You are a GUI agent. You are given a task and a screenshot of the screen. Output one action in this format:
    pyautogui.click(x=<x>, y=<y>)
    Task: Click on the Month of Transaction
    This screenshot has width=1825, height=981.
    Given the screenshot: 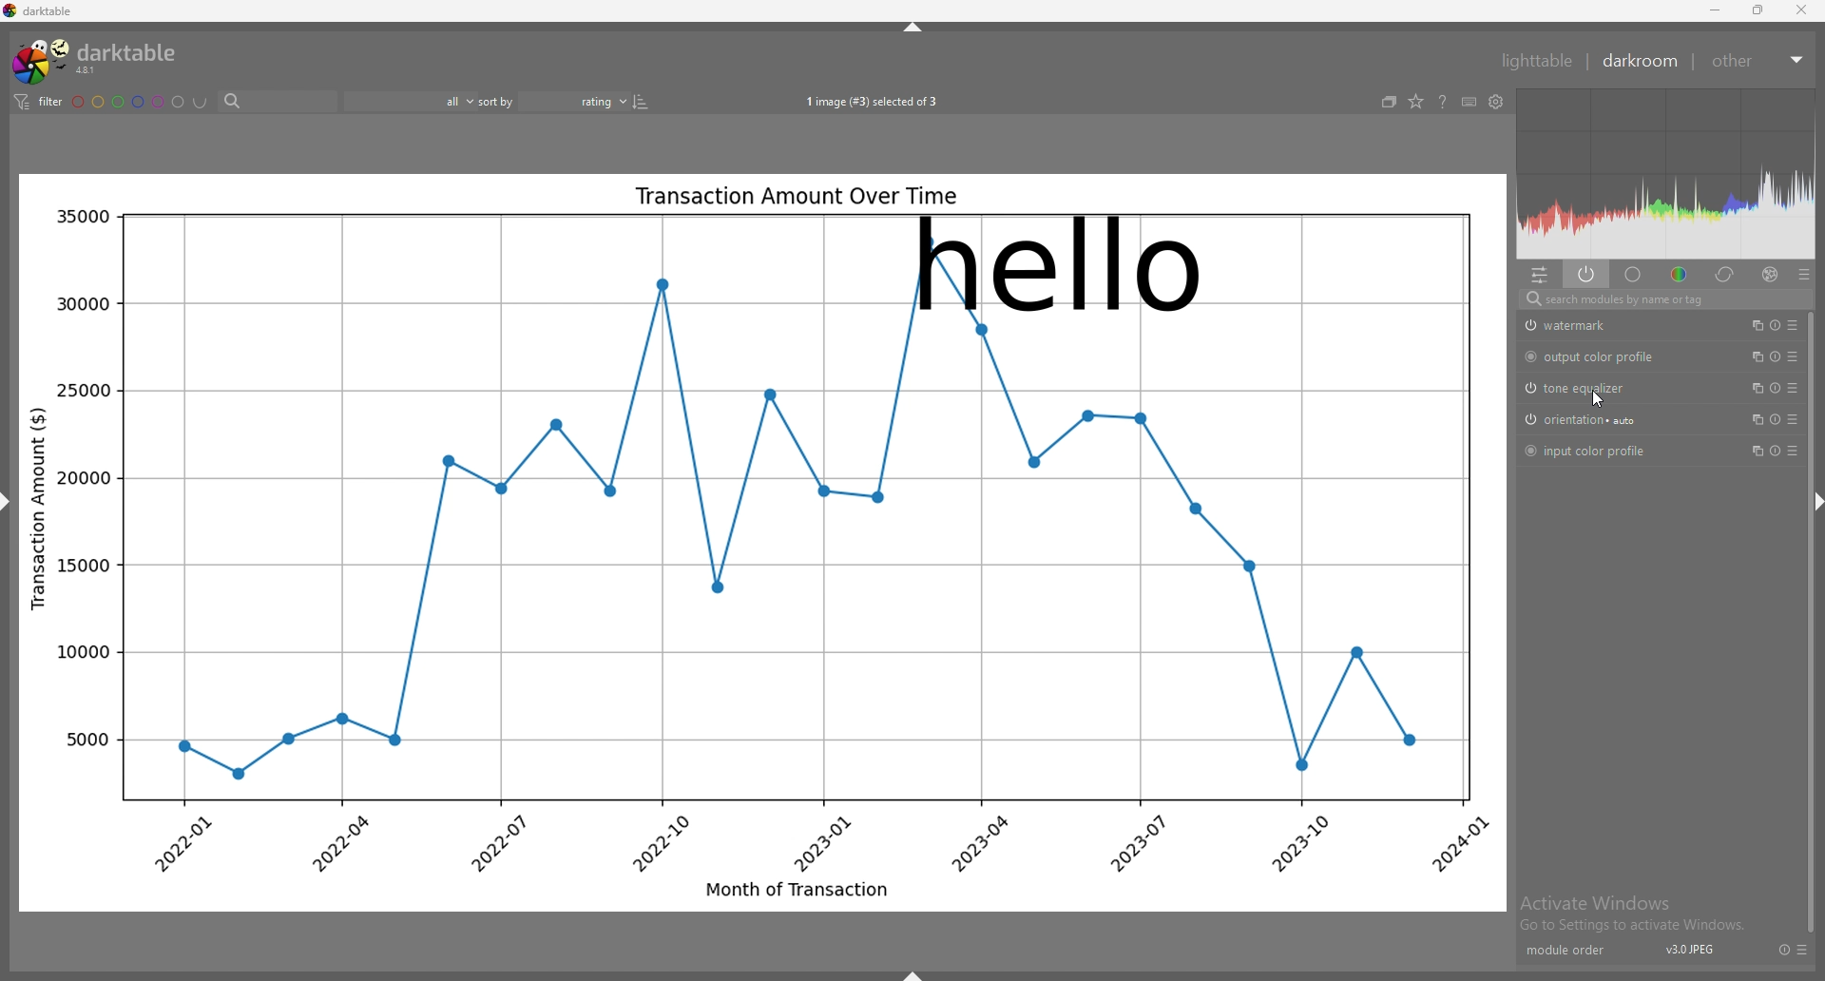 What is the action you would take?
    pyautogui.click(x=797, y=888)
    